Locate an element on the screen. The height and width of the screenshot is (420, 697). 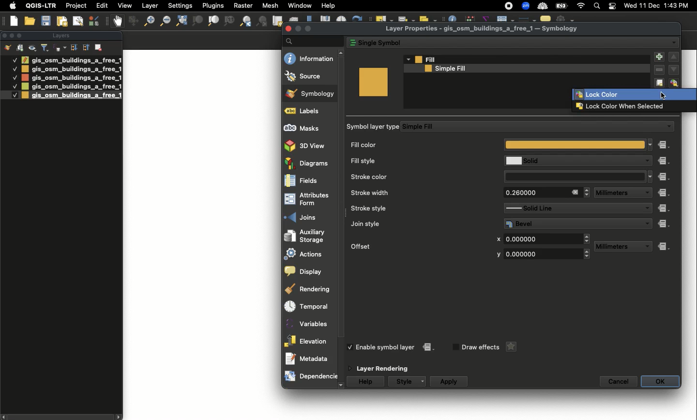
 is located at coordinates (666, 193).